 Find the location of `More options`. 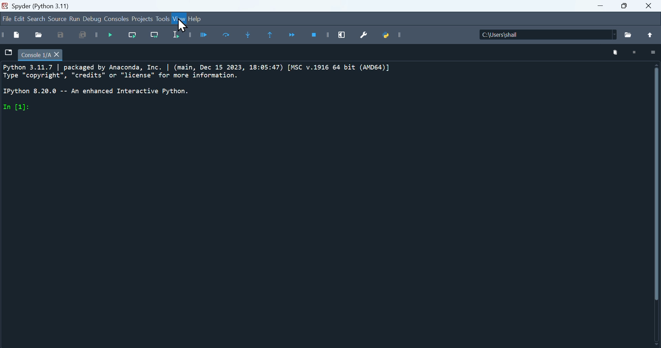

More options is located at coordinates (653, 52).